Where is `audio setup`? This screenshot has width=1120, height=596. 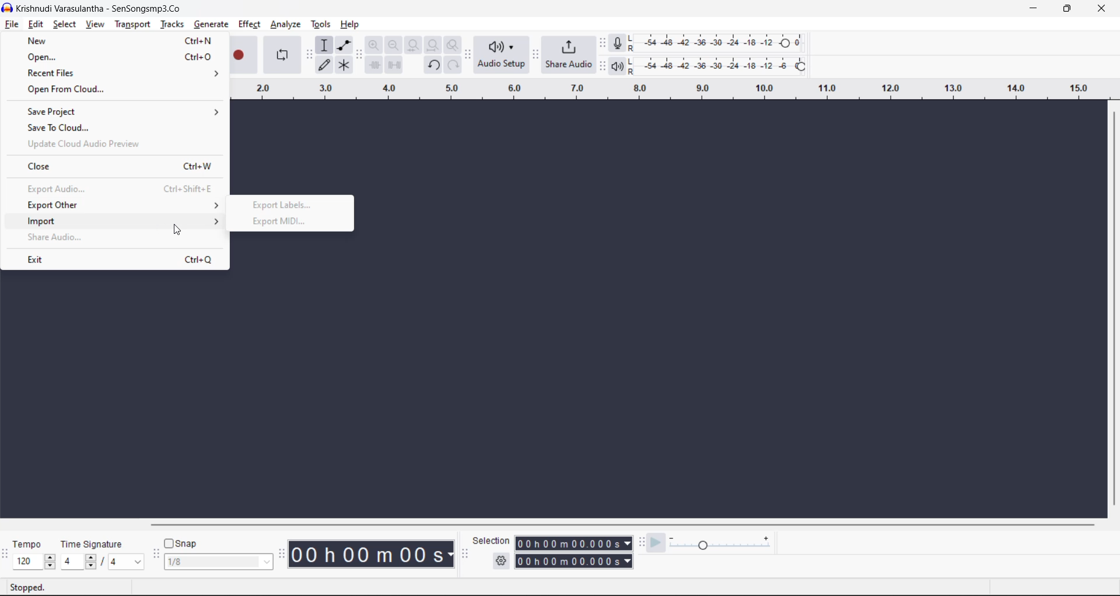
audio setup is located at coordinates (502, 55).